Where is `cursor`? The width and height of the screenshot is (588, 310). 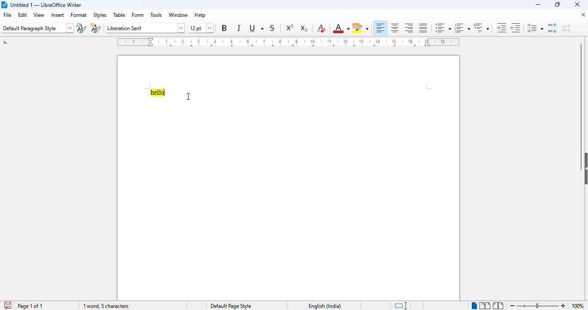 cursor is located at coordinates (188, 96).